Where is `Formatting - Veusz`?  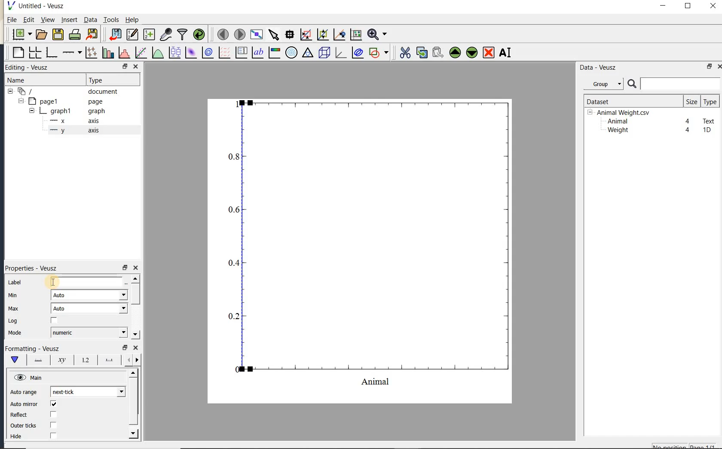
Formatting - Veusz is located at coordinates (32, 349).